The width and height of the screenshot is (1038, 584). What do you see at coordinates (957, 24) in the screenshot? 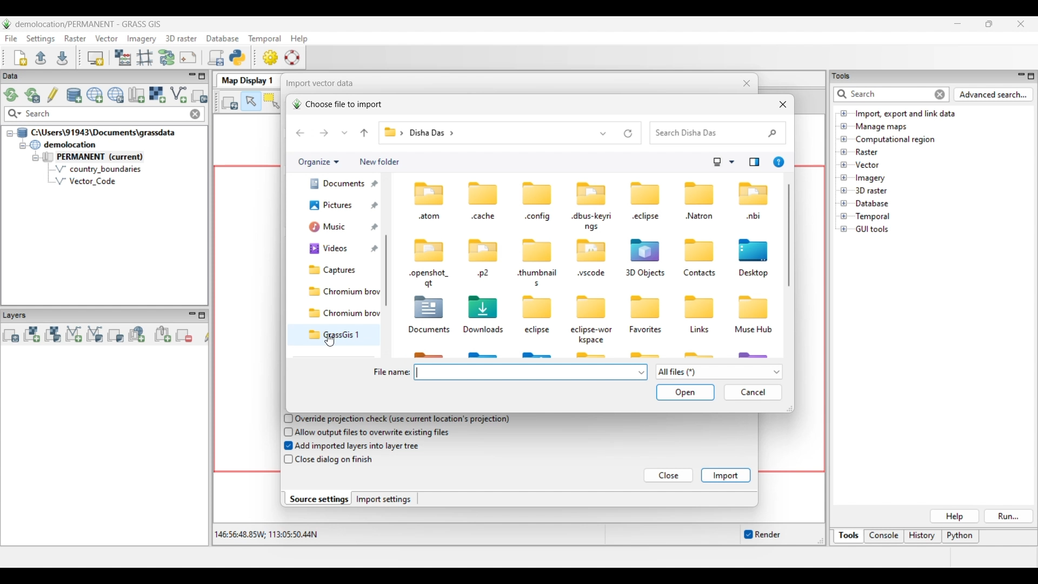
I see `Minimize` at bounding box center [957, 24].